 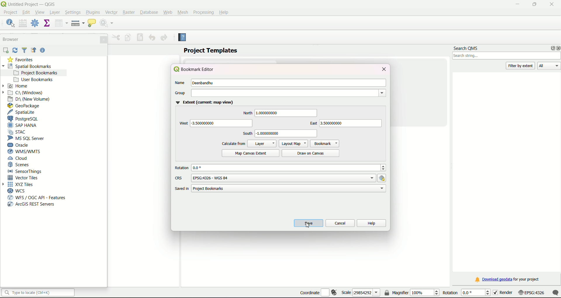 What do you see at coordinates (466, 47) in the screenshot?
I see `search QMS` at bounding box center [466, 47].